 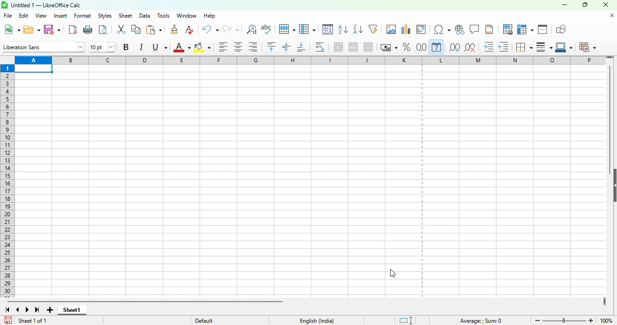 What do you see at coordinates (508, 29) in the screenshot?
I see `define print area` at bounding box center [508, 29].